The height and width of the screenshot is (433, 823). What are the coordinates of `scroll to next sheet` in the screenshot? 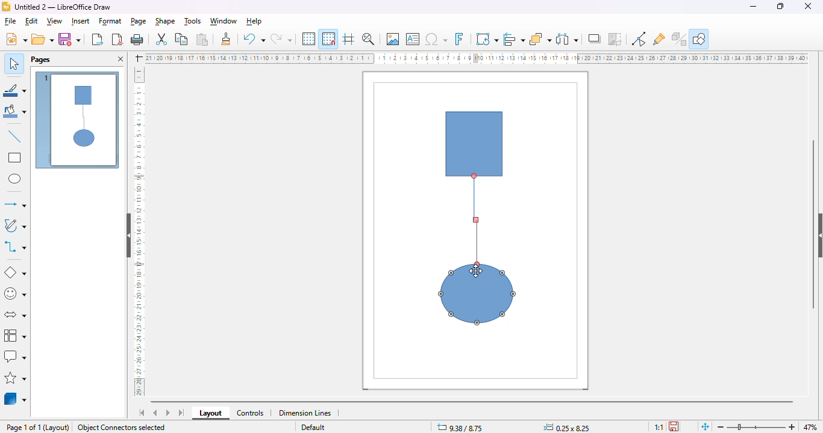 It's located at (168, 413).